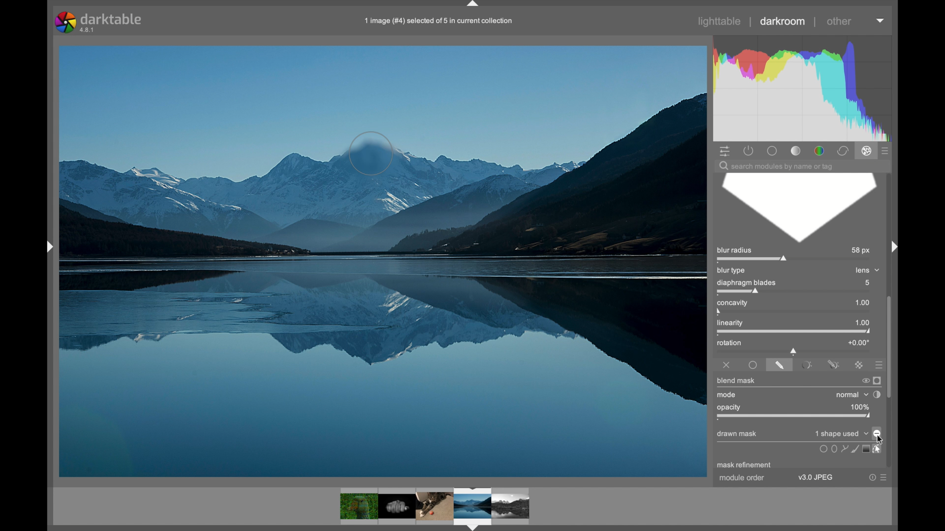 The width and height of the screenshot is (945, 531). What do you see at coordinates (878, 380) in the screenshot?
I see `display mask` at bounding box center [878, 380].